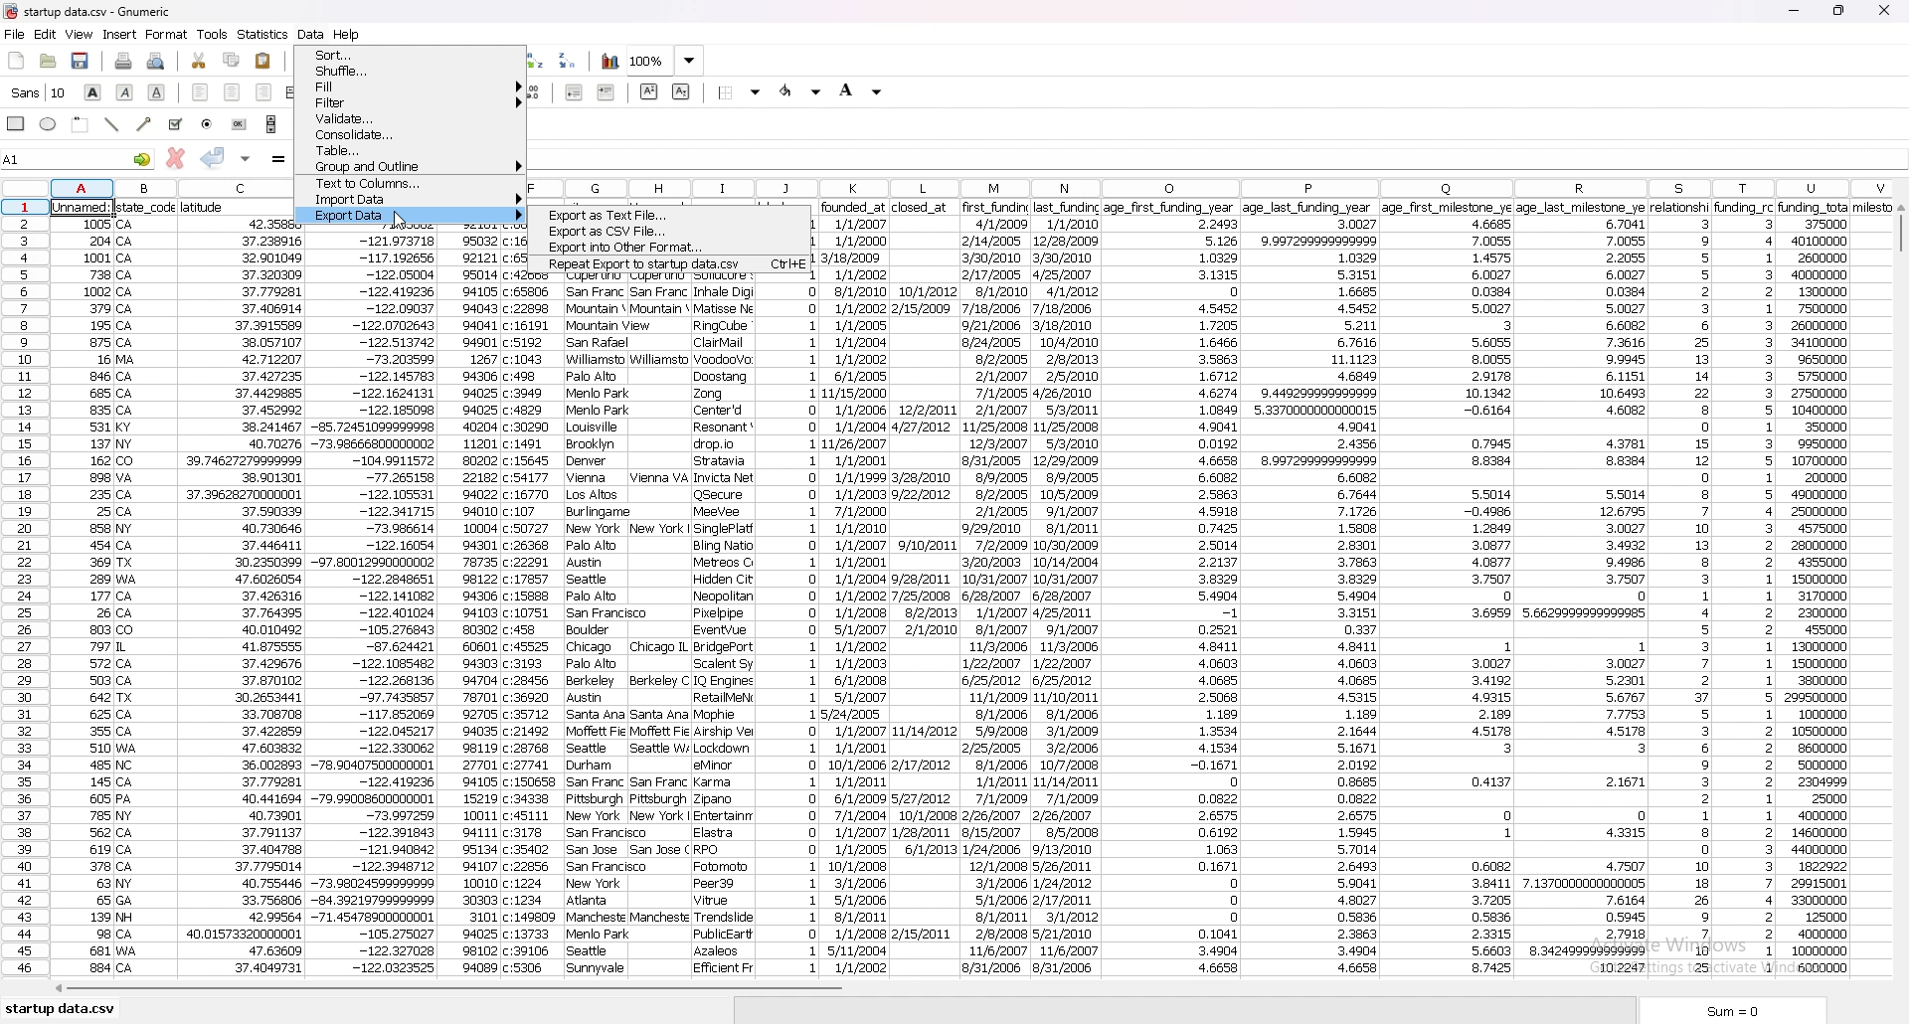 Image resolution: width=1909 pixels, height=1024 pixels. Describe the element at coordinates (78, 158) in the screenshot. I see `selected cell` at that location.